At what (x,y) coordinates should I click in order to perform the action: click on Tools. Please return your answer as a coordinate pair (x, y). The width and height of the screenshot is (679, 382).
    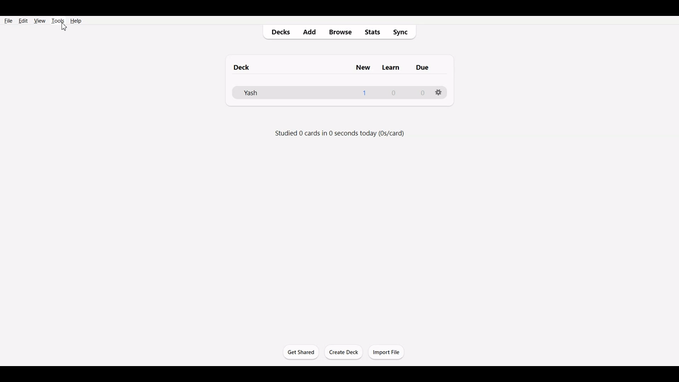
    Looking at the image, I should click on (57, 21).